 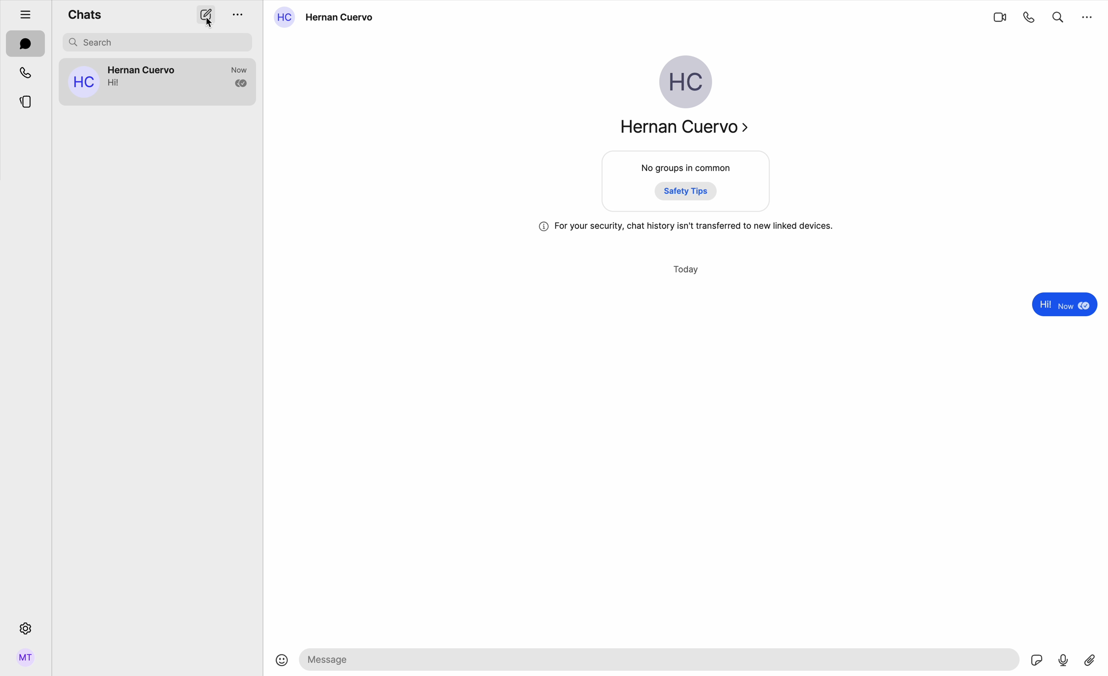 What do you see at coordinates (1037, 661) in the screenshot?
I see `sticker` at bounding box center [1037, 661].